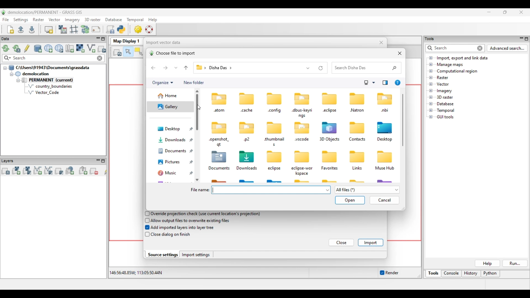 This screenshot has width=530, height=298. What do you see at coordinates (10, 39) in the screenshot?
I see `Data` at bounding box center [10, 39].